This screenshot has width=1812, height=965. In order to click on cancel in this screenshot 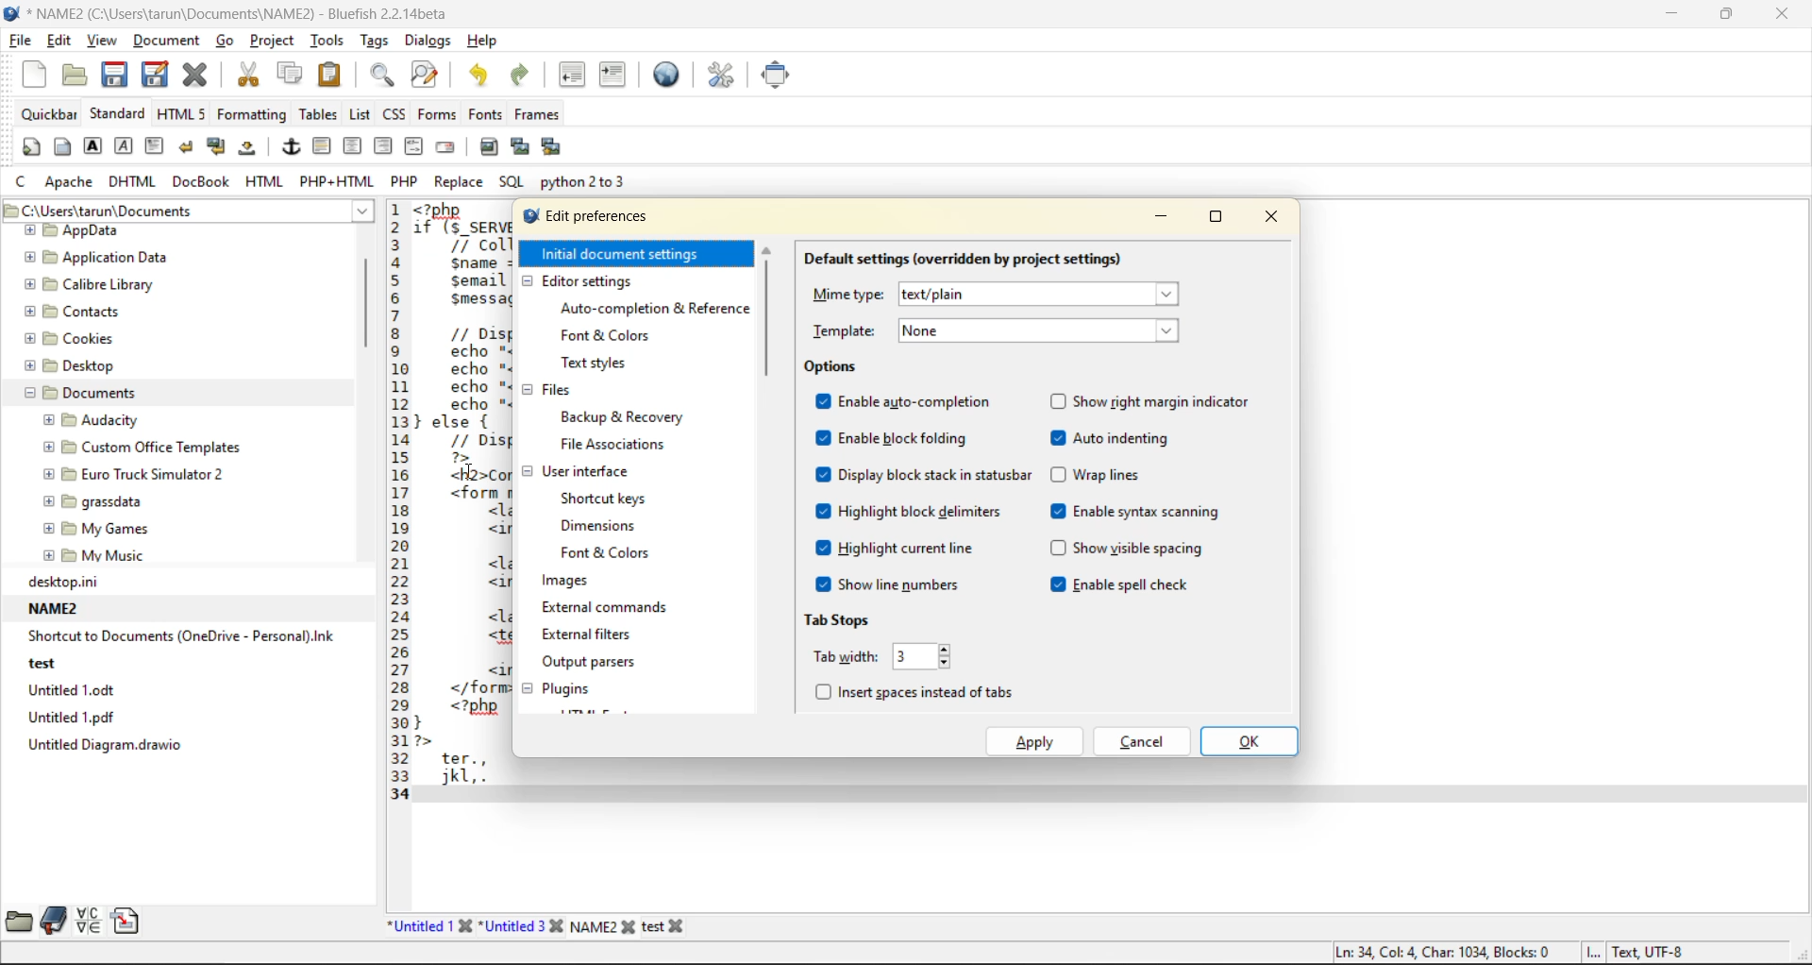, I will do `click(1141, 743)`.